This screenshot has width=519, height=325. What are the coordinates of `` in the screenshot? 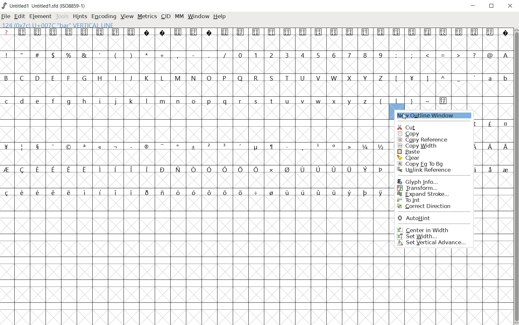 It's located at (495, 134).